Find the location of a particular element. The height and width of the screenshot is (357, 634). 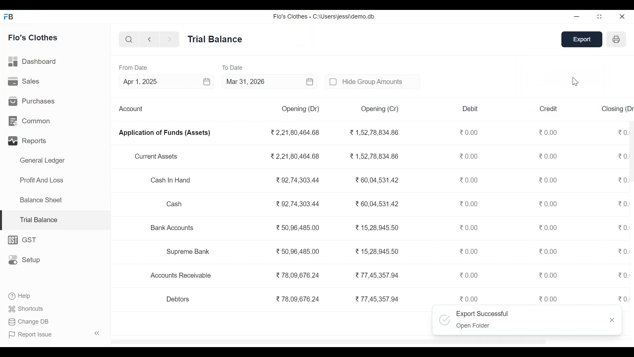

0.00 is located at coordinates (470, 251).